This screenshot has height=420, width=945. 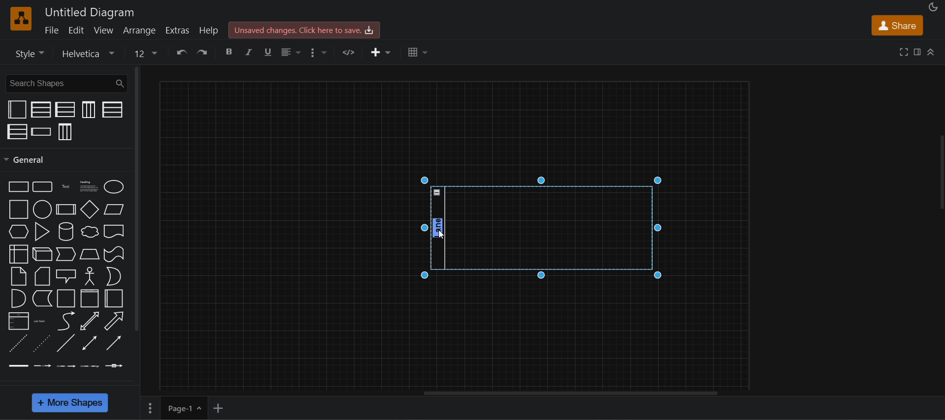 I want to click on Untitled diagram, so click(x=90, y=12).